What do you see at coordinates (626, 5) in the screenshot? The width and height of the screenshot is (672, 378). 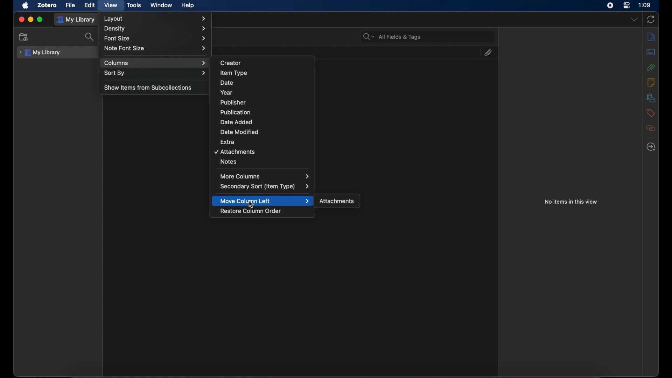 I see `control center` at bounding box center [626, 5].